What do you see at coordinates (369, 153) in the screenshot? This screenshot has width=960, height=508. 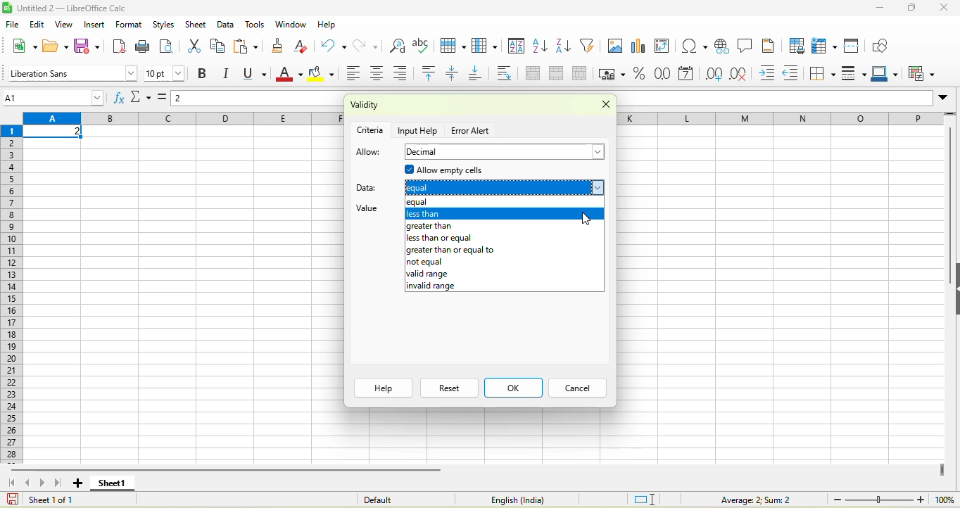 I see `allow` at bounding box center [369, 153].